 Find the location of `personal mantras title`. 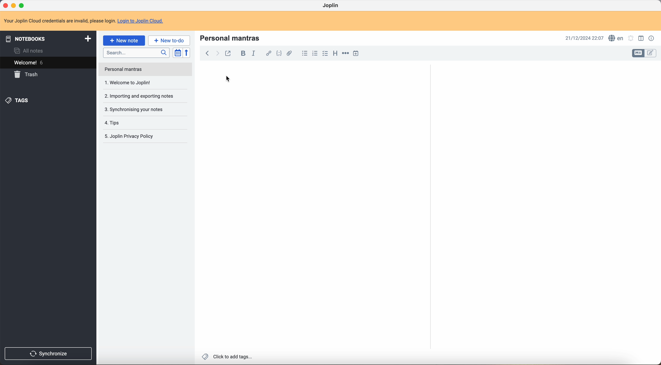

personal mantras title is located at coordinates (232, 38).